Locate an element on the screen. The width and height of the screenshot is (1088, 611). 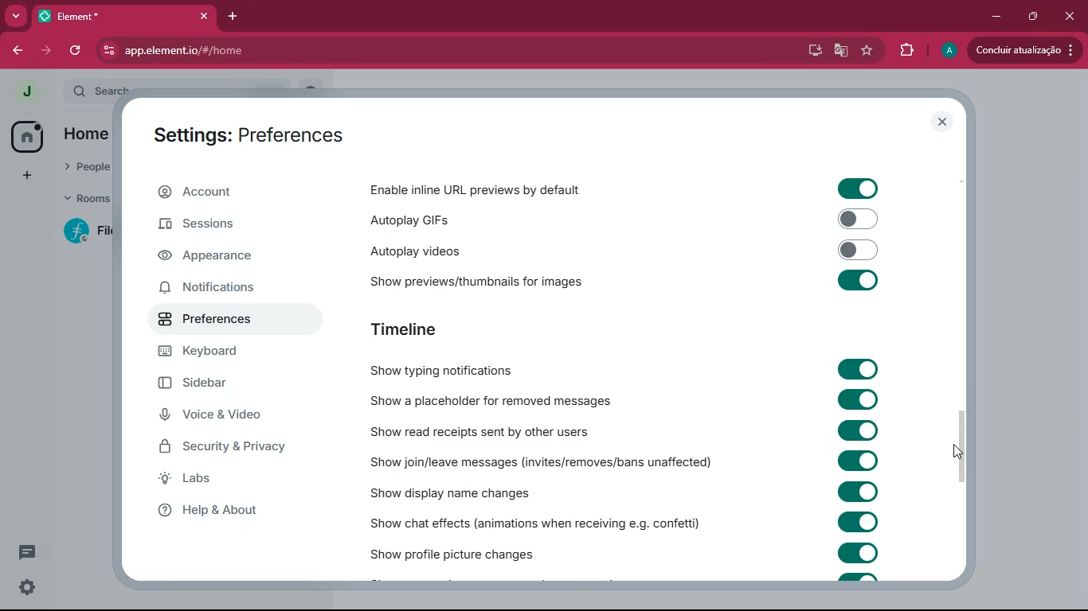
toggle on/off is located at coordinates (859, 430).